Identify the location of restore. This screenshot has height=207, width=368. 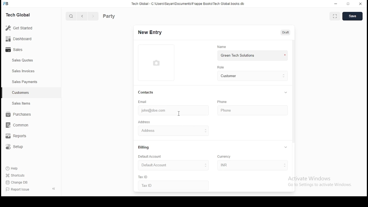
(348, 3).